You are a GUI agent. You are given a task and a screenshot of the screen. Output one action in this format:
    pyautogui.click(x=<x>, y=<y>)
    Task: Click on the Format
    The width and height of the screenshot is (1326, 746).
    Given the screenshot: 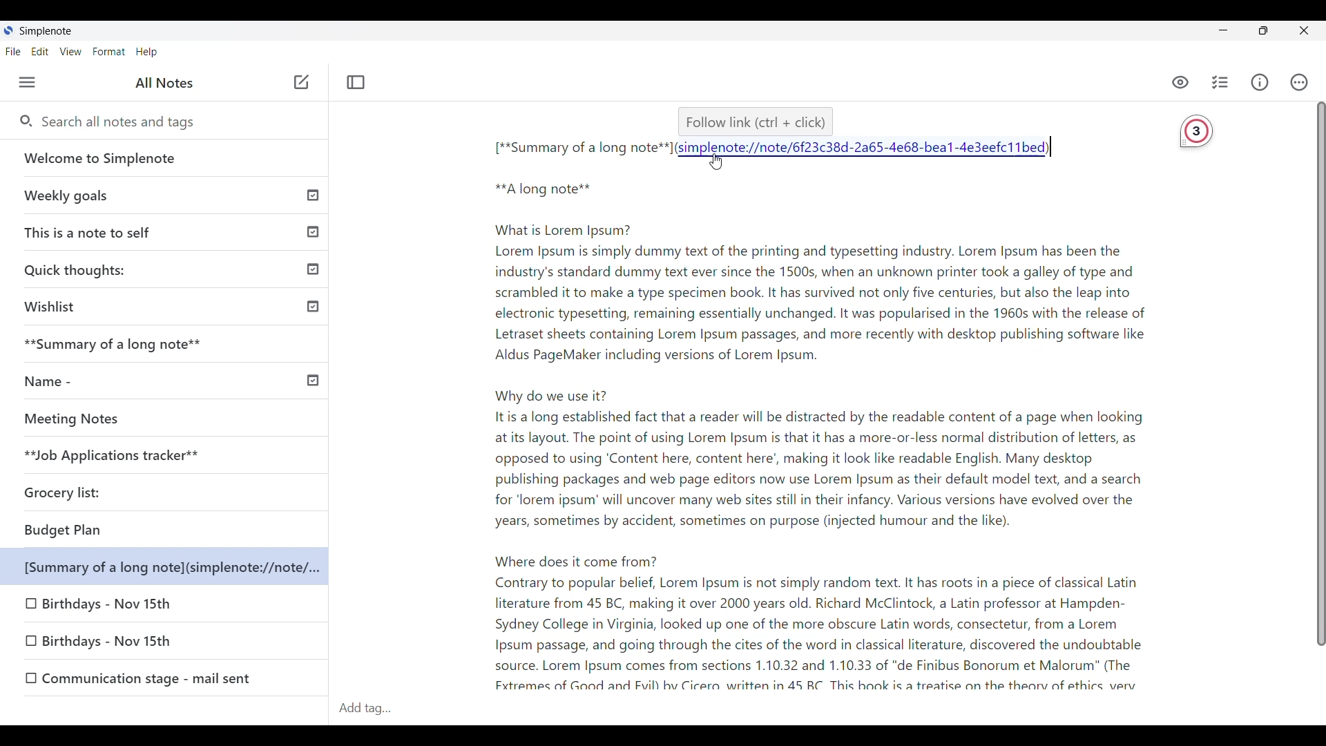 What is the action you would take?
    pyautogui.click(x=109, y=52)
    